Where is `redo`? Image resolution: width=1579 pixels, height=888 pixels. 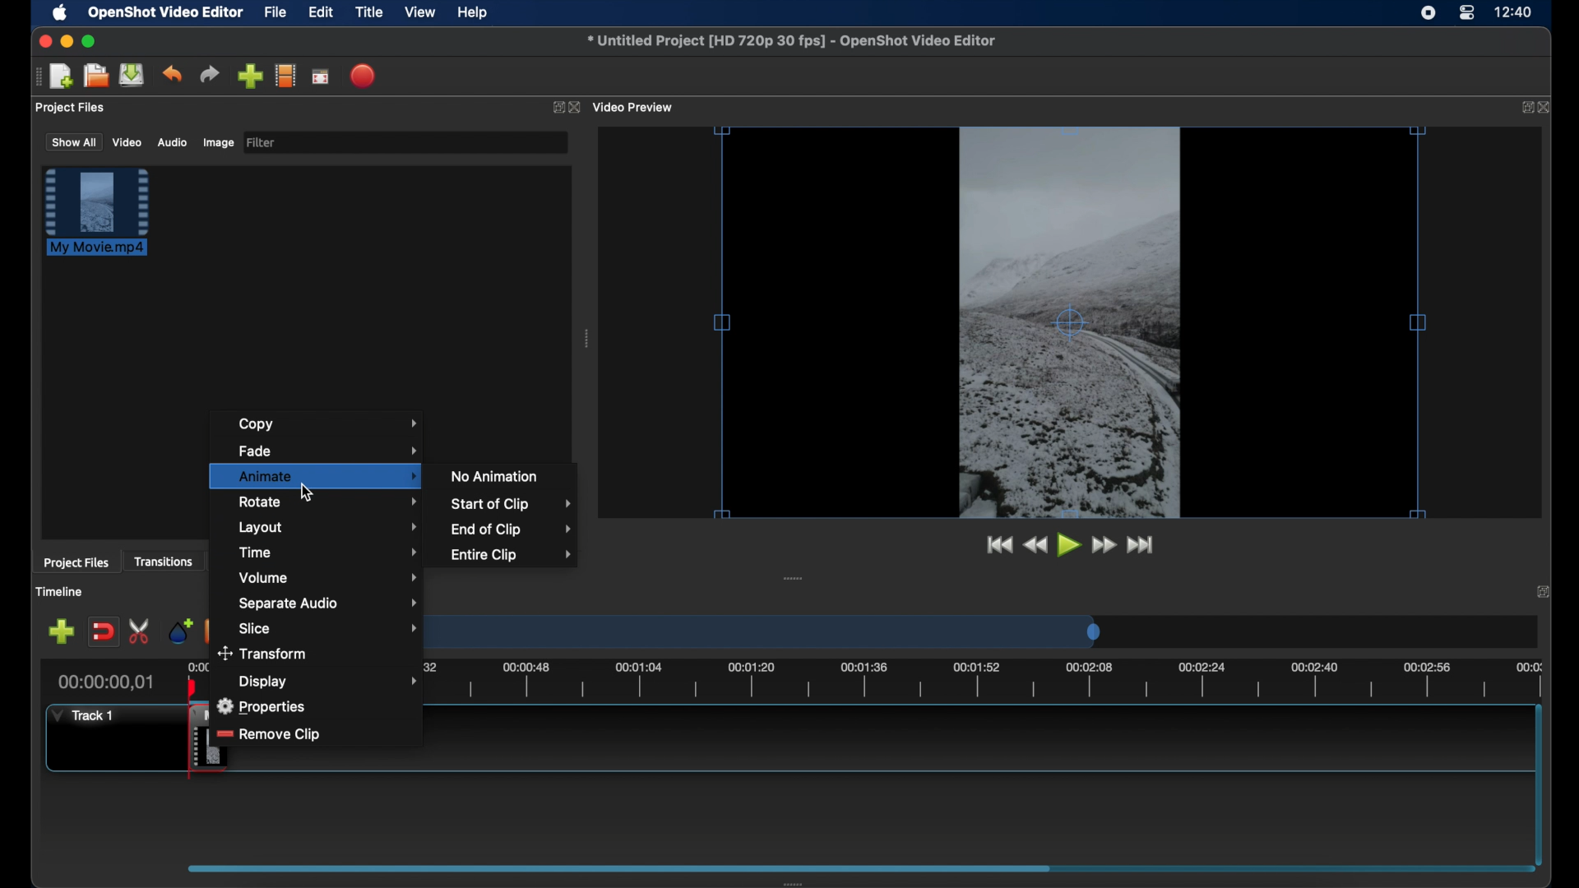
redo is located at coordinates (210, 75).